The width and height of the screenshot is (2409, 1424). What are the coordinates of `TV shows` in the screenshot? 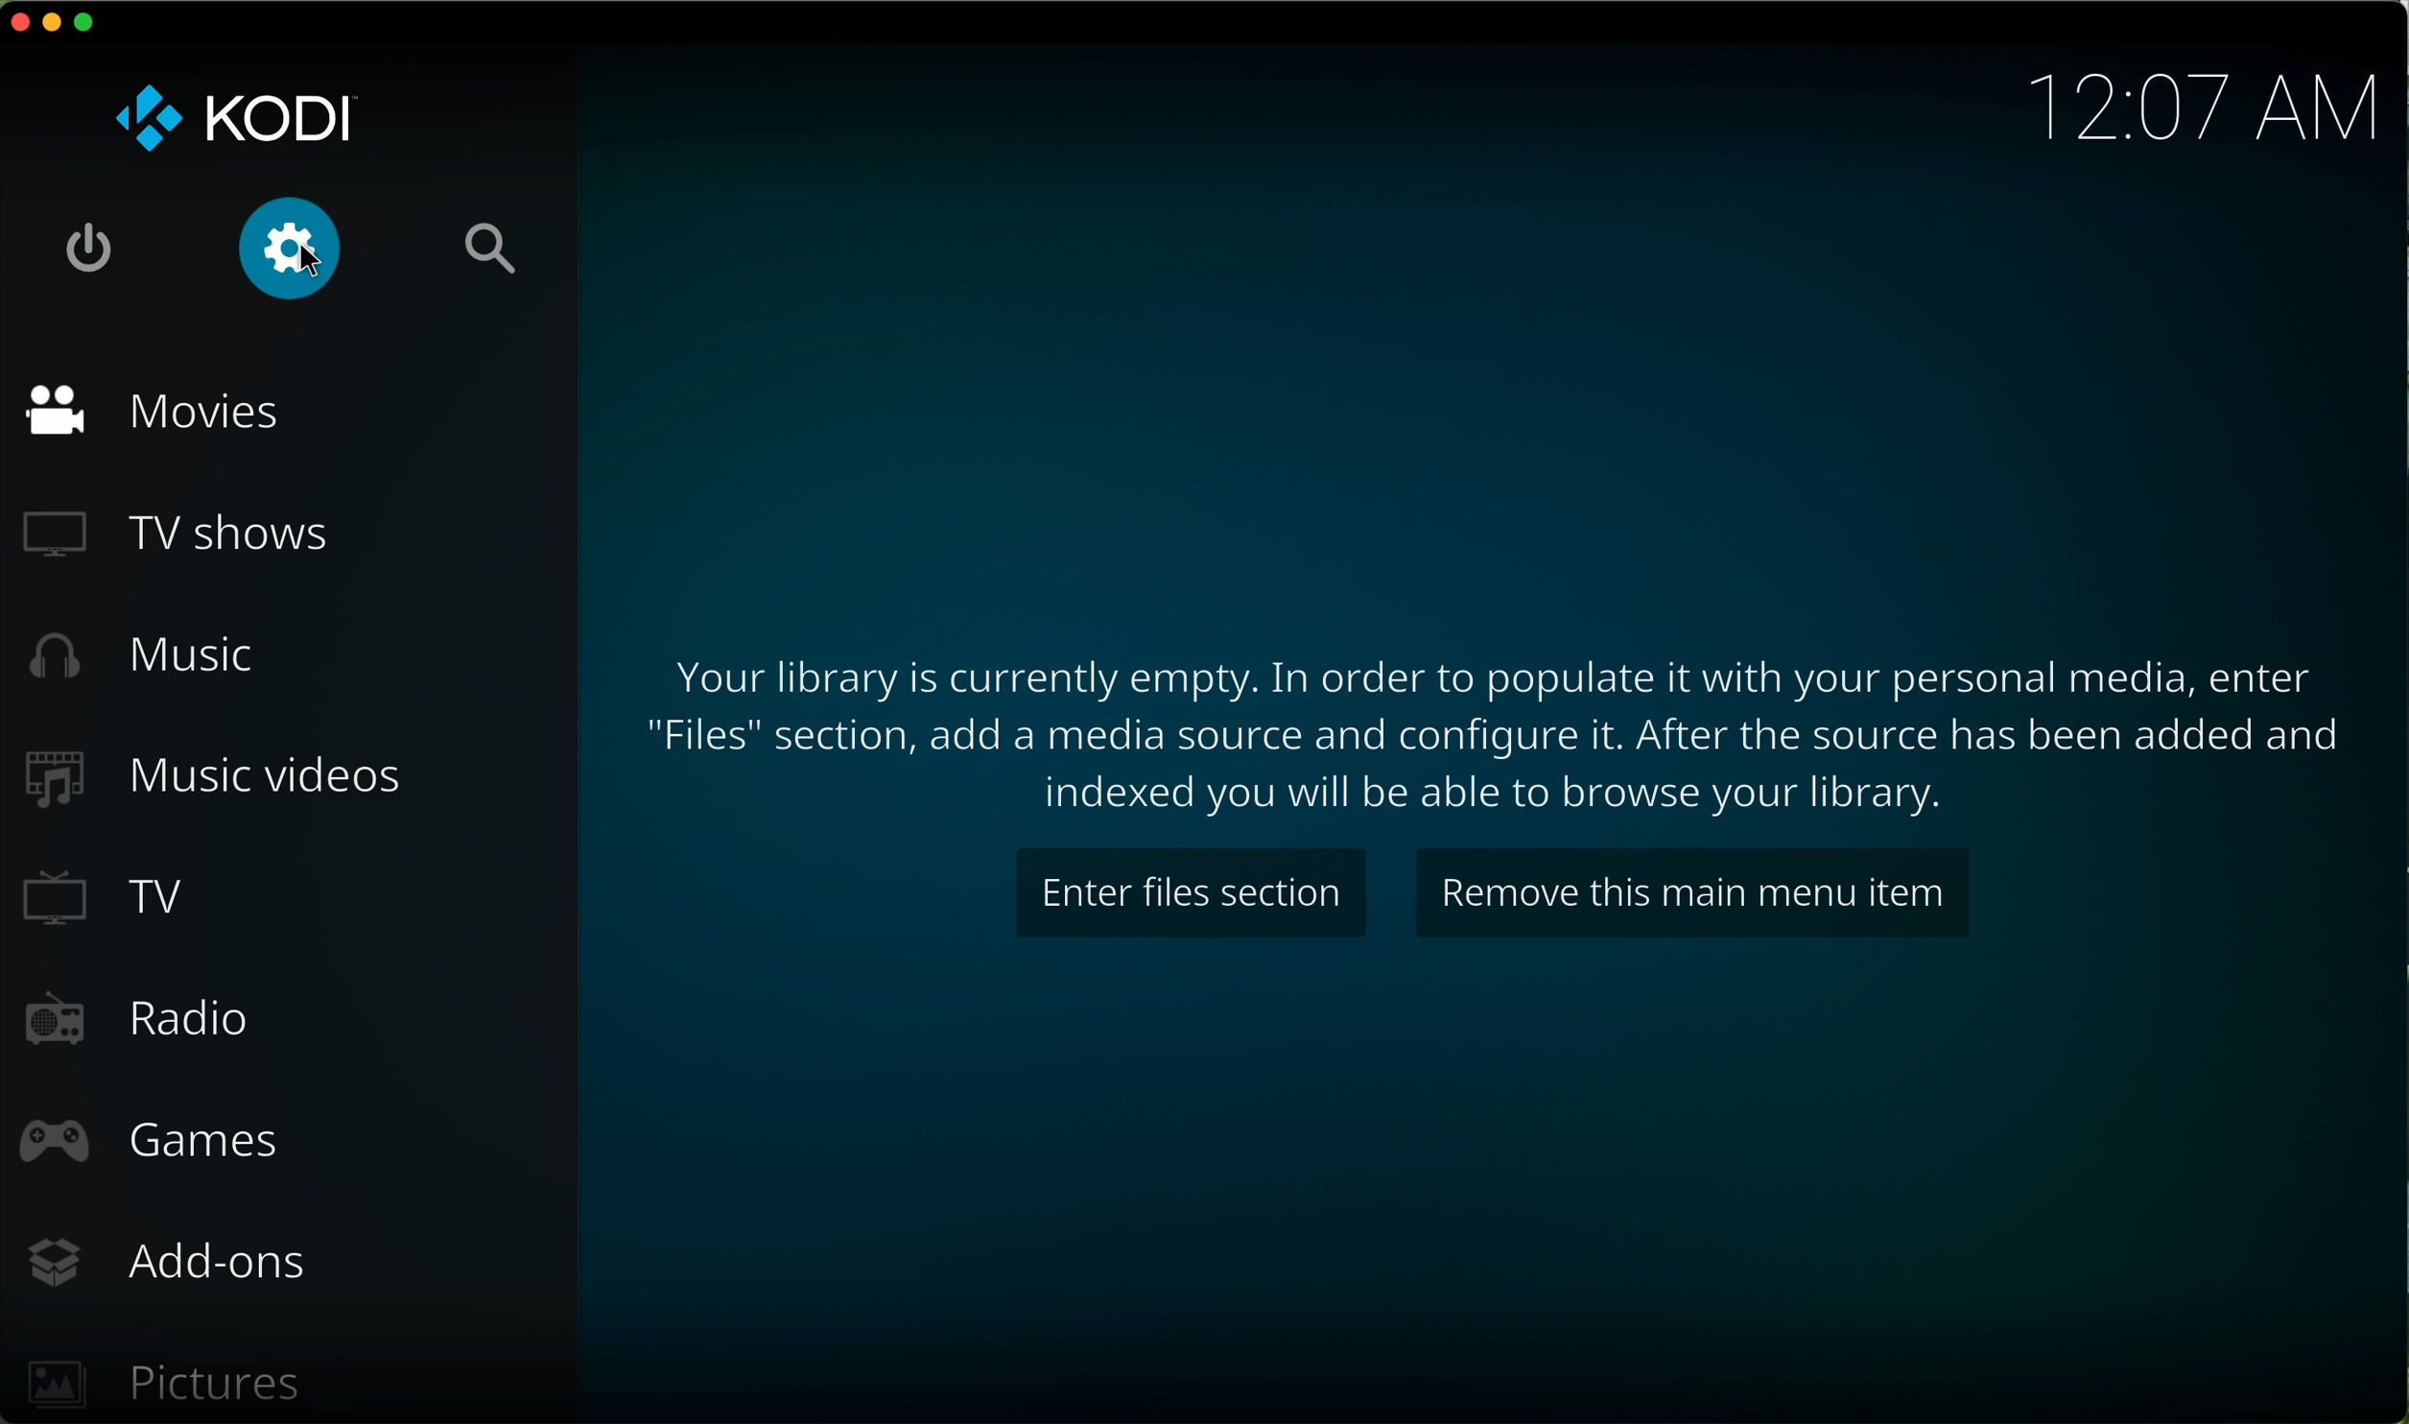 It's located at (188, 535).